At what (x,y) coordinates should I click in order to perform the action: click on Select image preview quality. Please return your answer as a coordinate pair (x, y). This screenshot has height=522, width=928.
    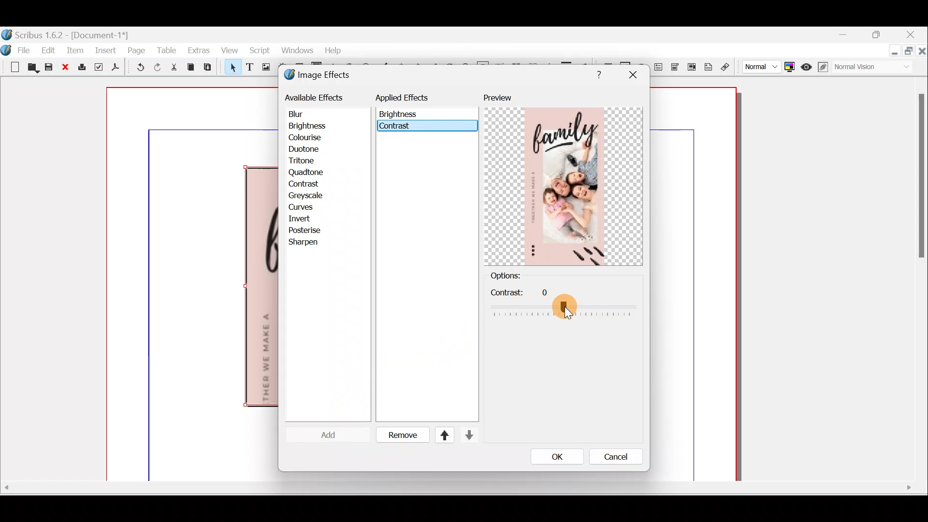
    Looking at the image, I should click on (759, 66).